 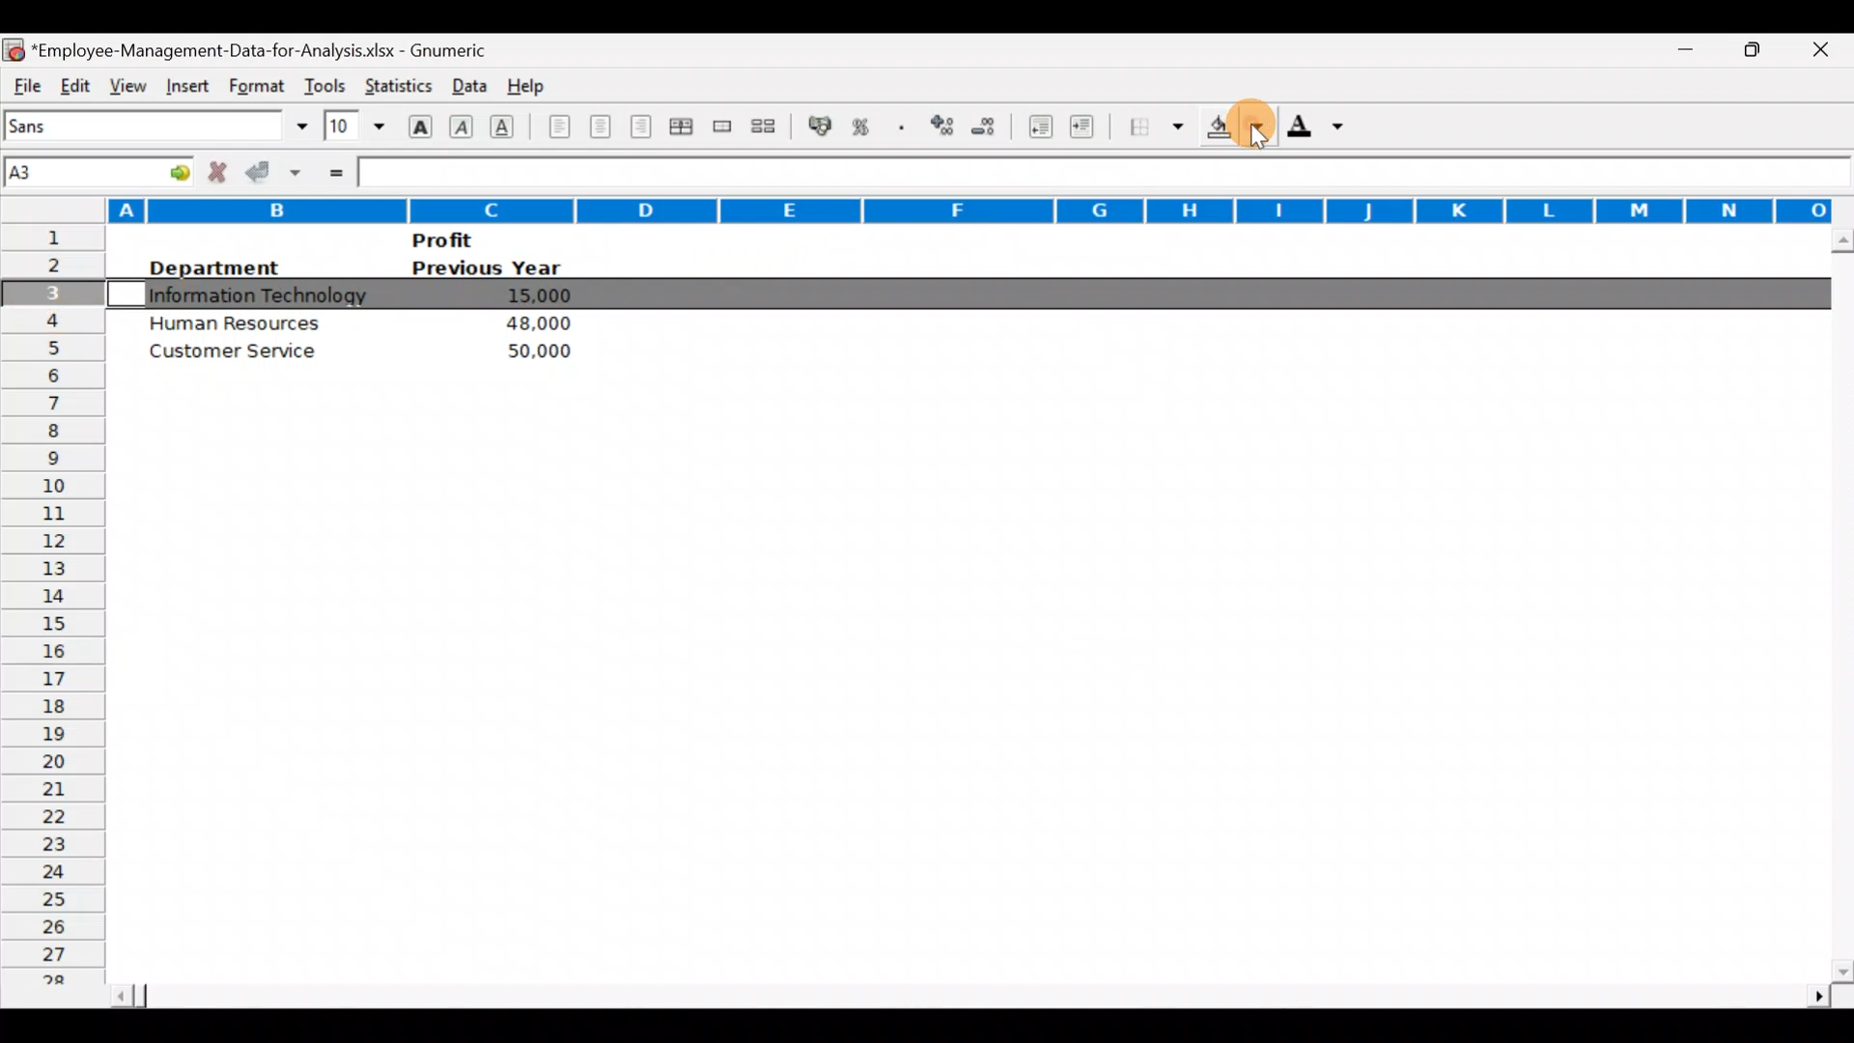 I want to click on Cancel change, so click(x=222, y=171).